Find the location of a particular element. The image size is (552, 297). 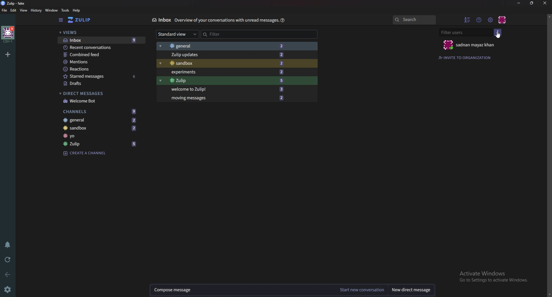

Standard view is located at coordinates (176, 34).